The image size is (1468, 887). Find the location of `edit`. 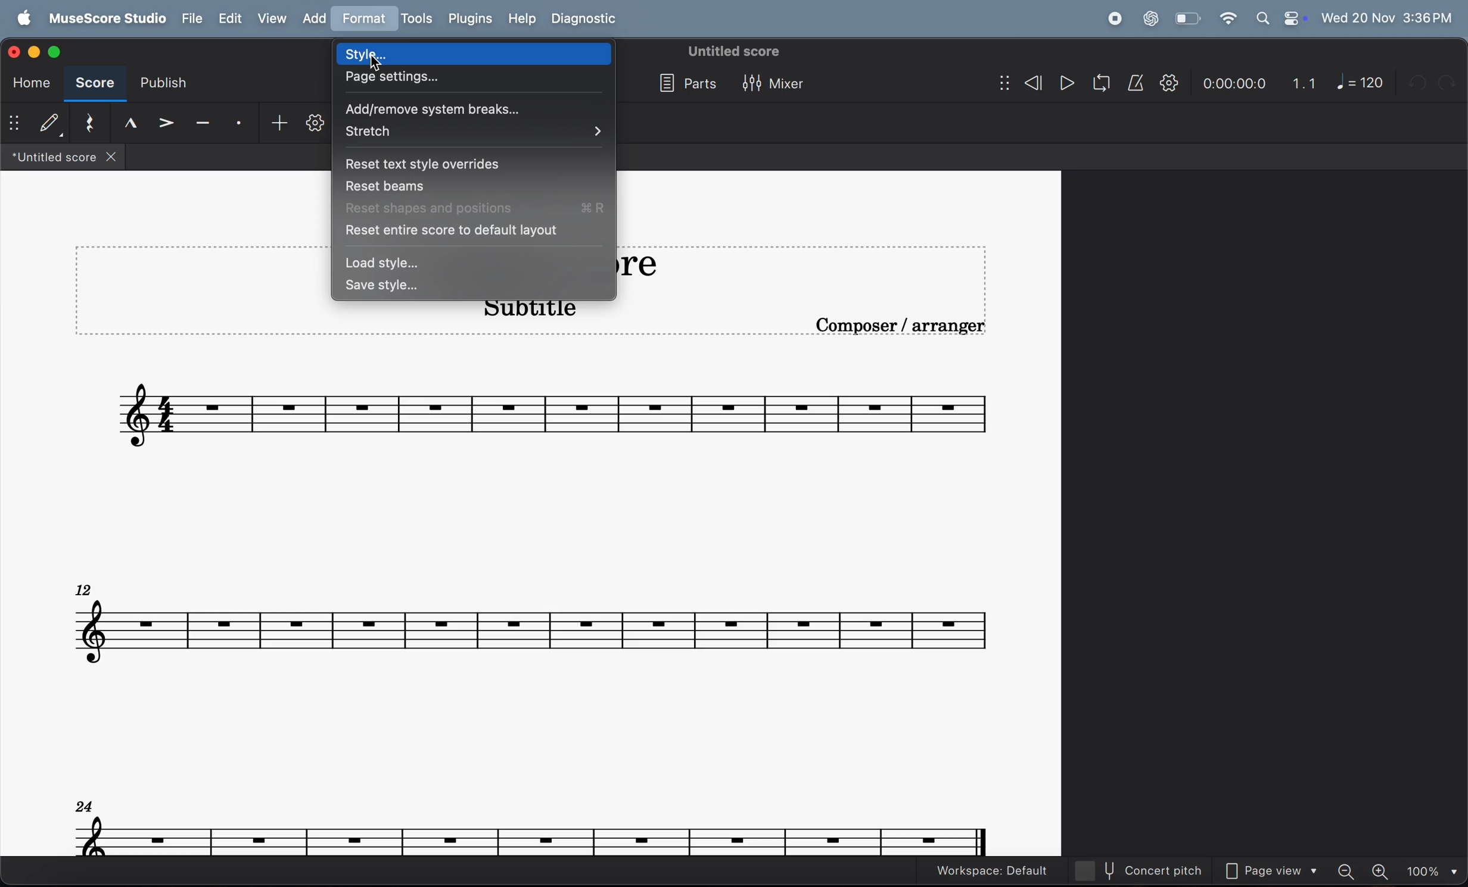

edit is located at coordinates (229, 19).